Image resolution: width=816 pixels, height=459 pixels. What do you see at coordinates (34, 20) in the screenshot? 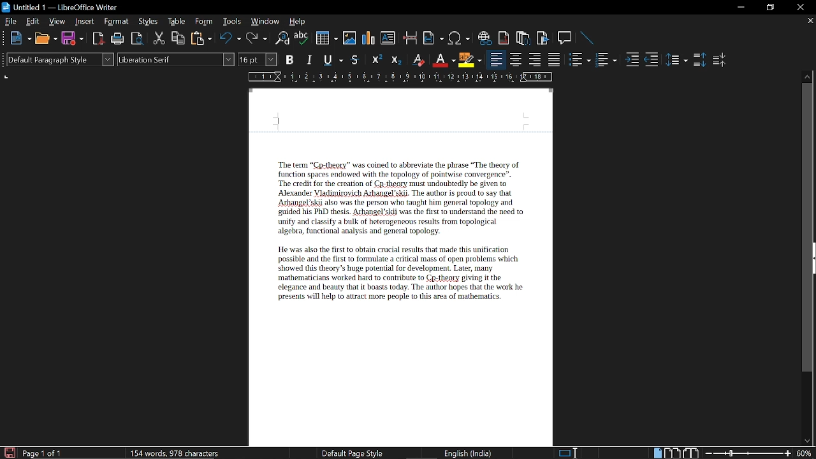
I see `Edit` at bounding box center [34, 20].